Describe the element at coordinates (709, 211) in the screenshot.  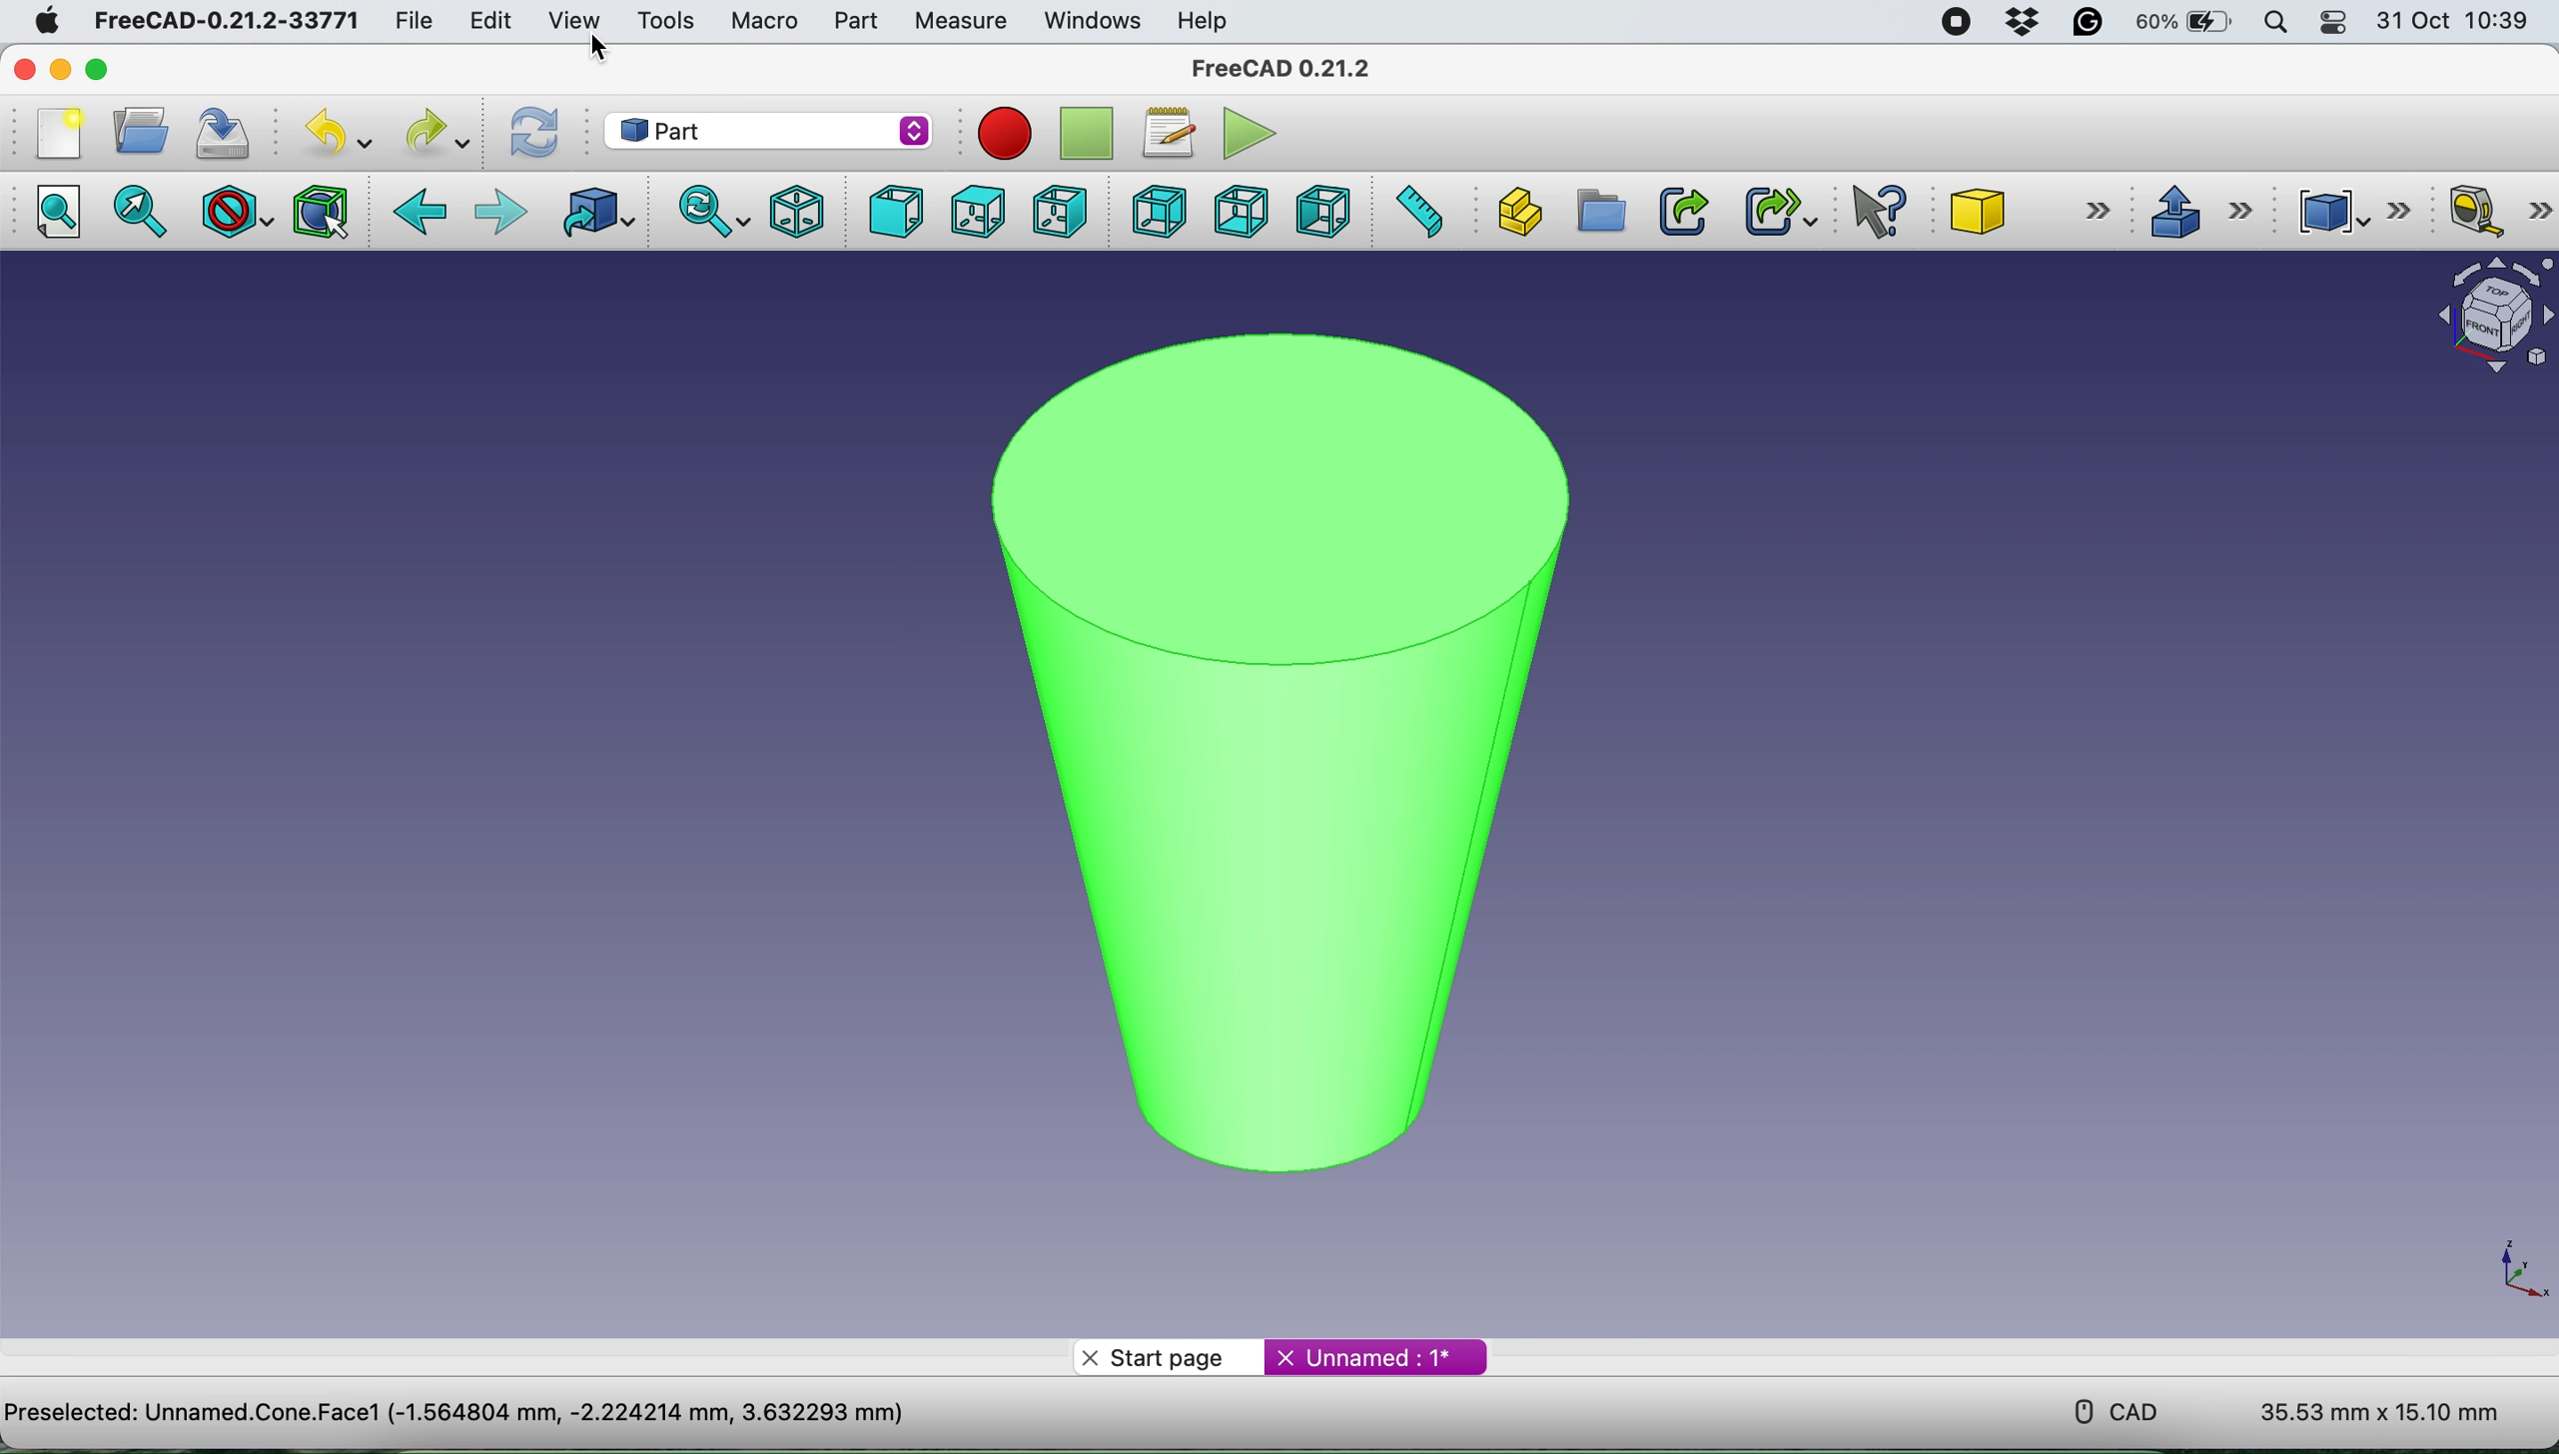
I see `sync view` at that location.